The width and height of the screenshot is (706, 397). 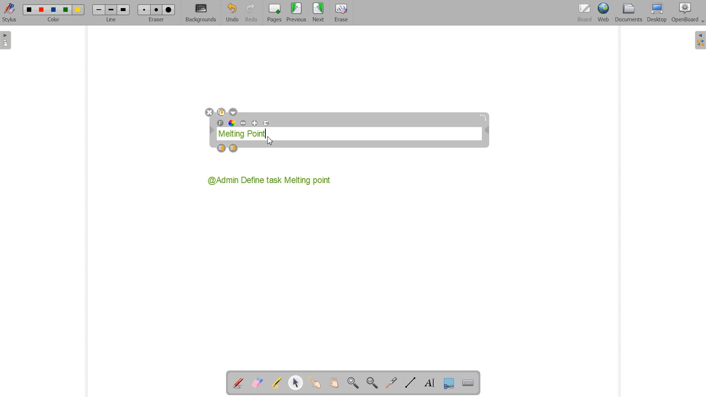 I want to click on Text box width adjuster, so click(x=211, y=130).